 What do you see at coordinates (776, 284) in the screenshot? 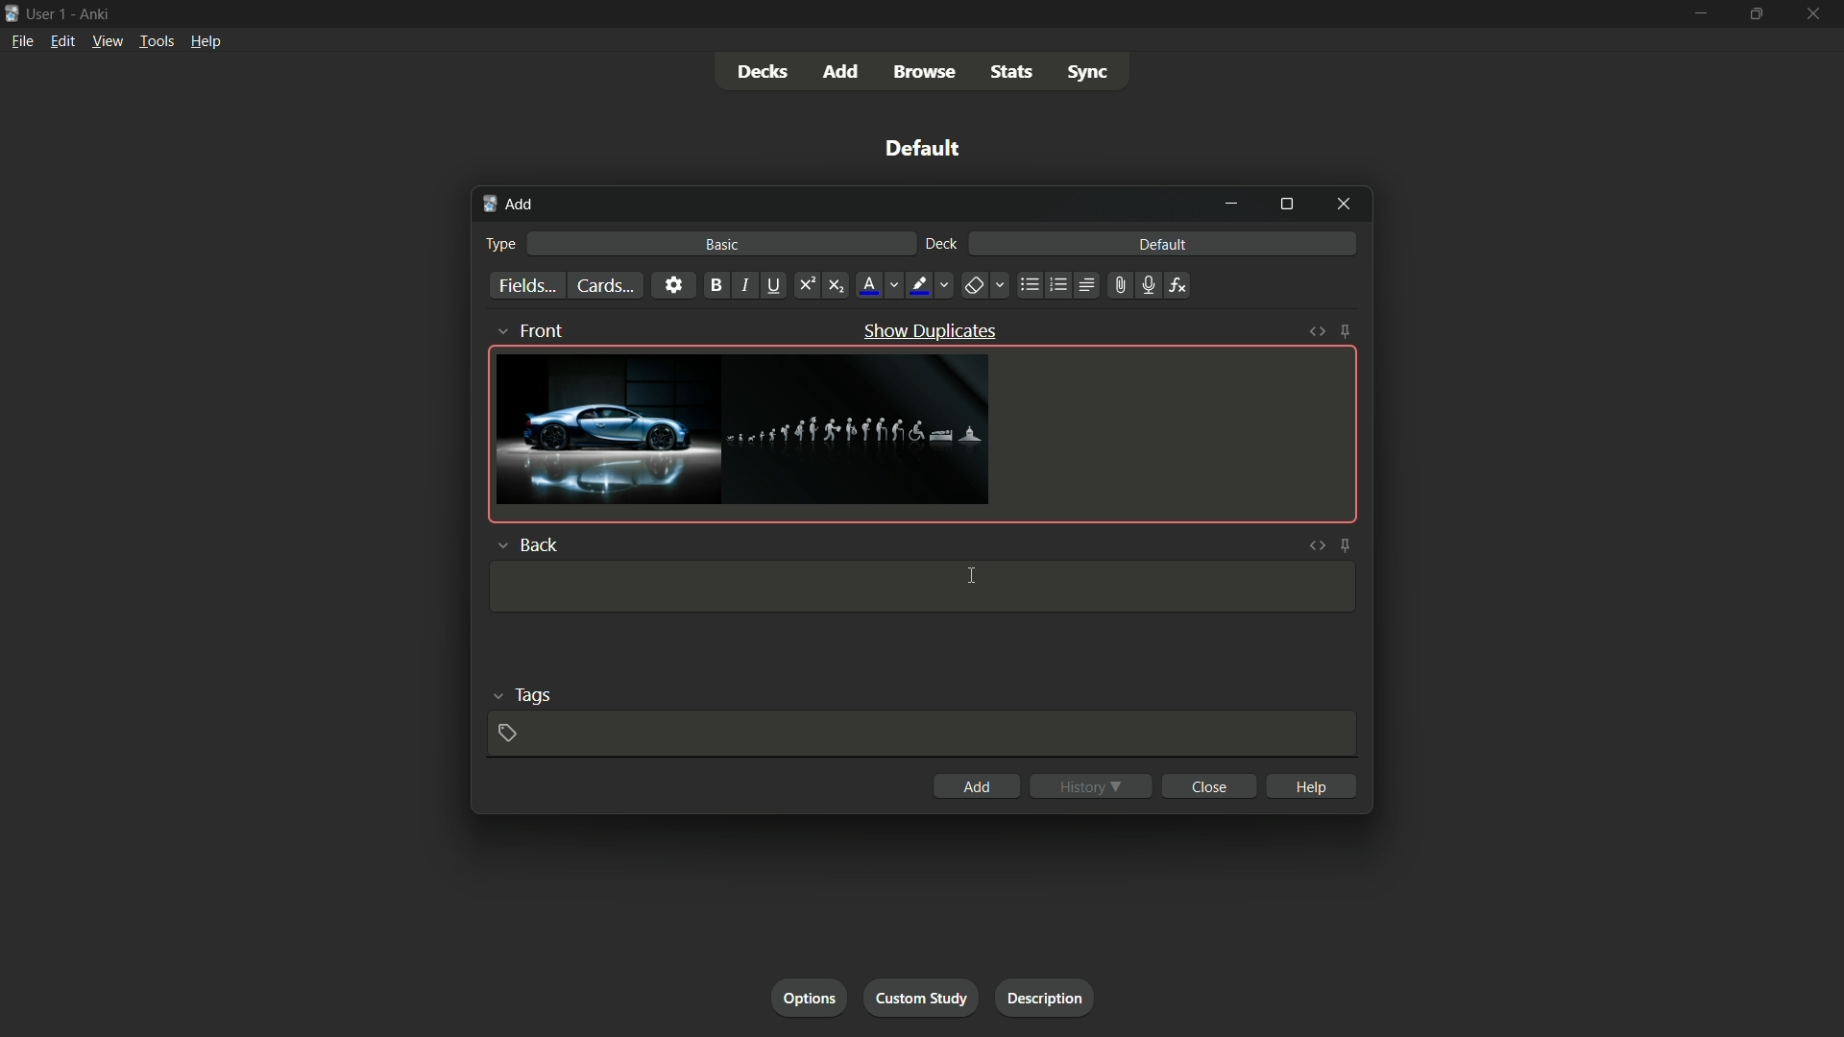
I see `underline` at bounding box center [776, 284].